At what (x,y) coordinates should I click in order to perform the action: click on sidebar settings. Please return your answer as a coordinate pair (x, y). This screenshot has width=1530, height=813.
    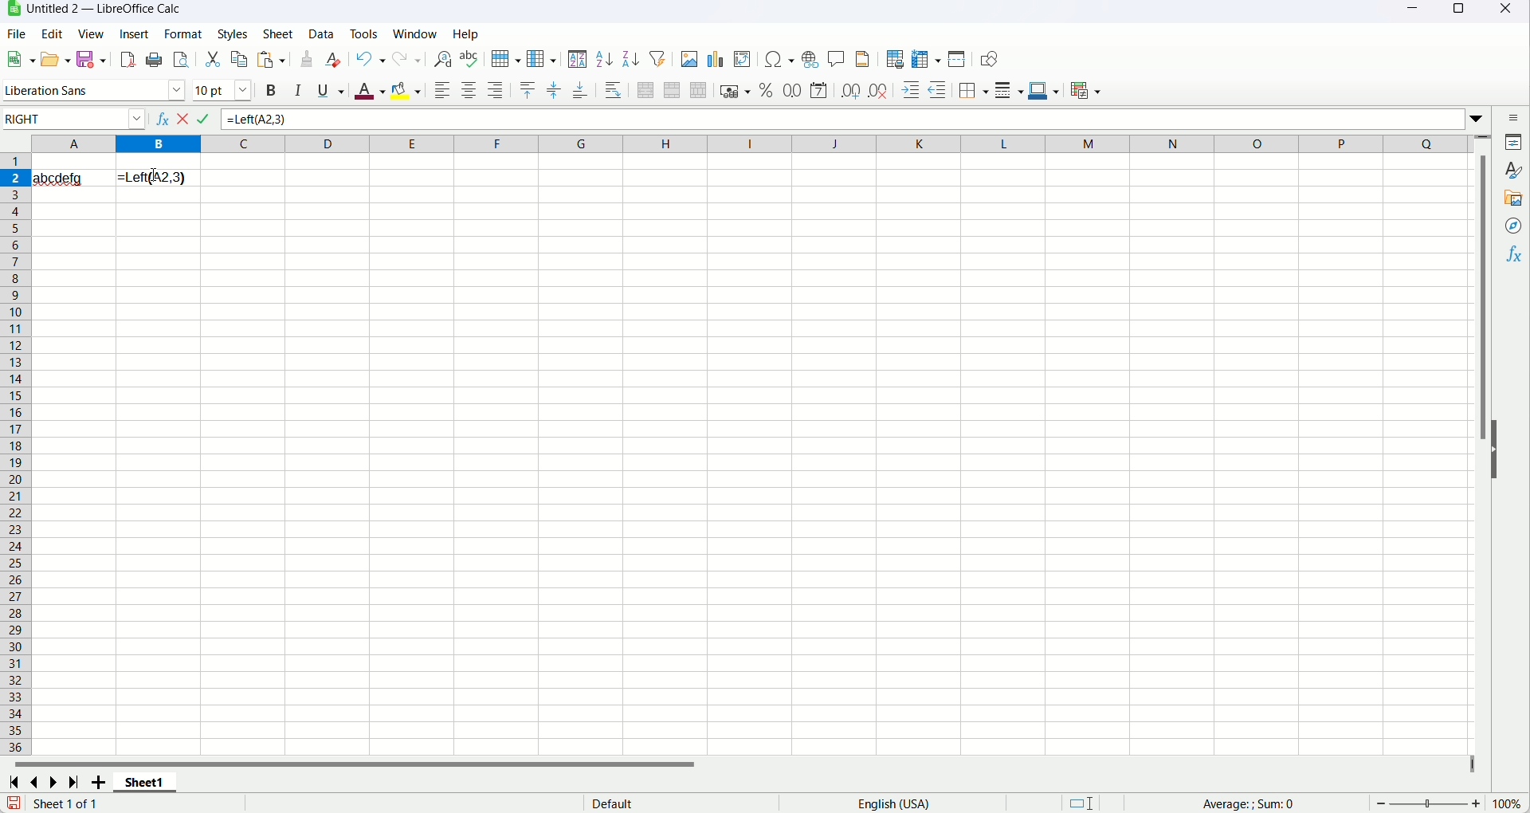
    Looking at the image, I should click on (1512, 117).